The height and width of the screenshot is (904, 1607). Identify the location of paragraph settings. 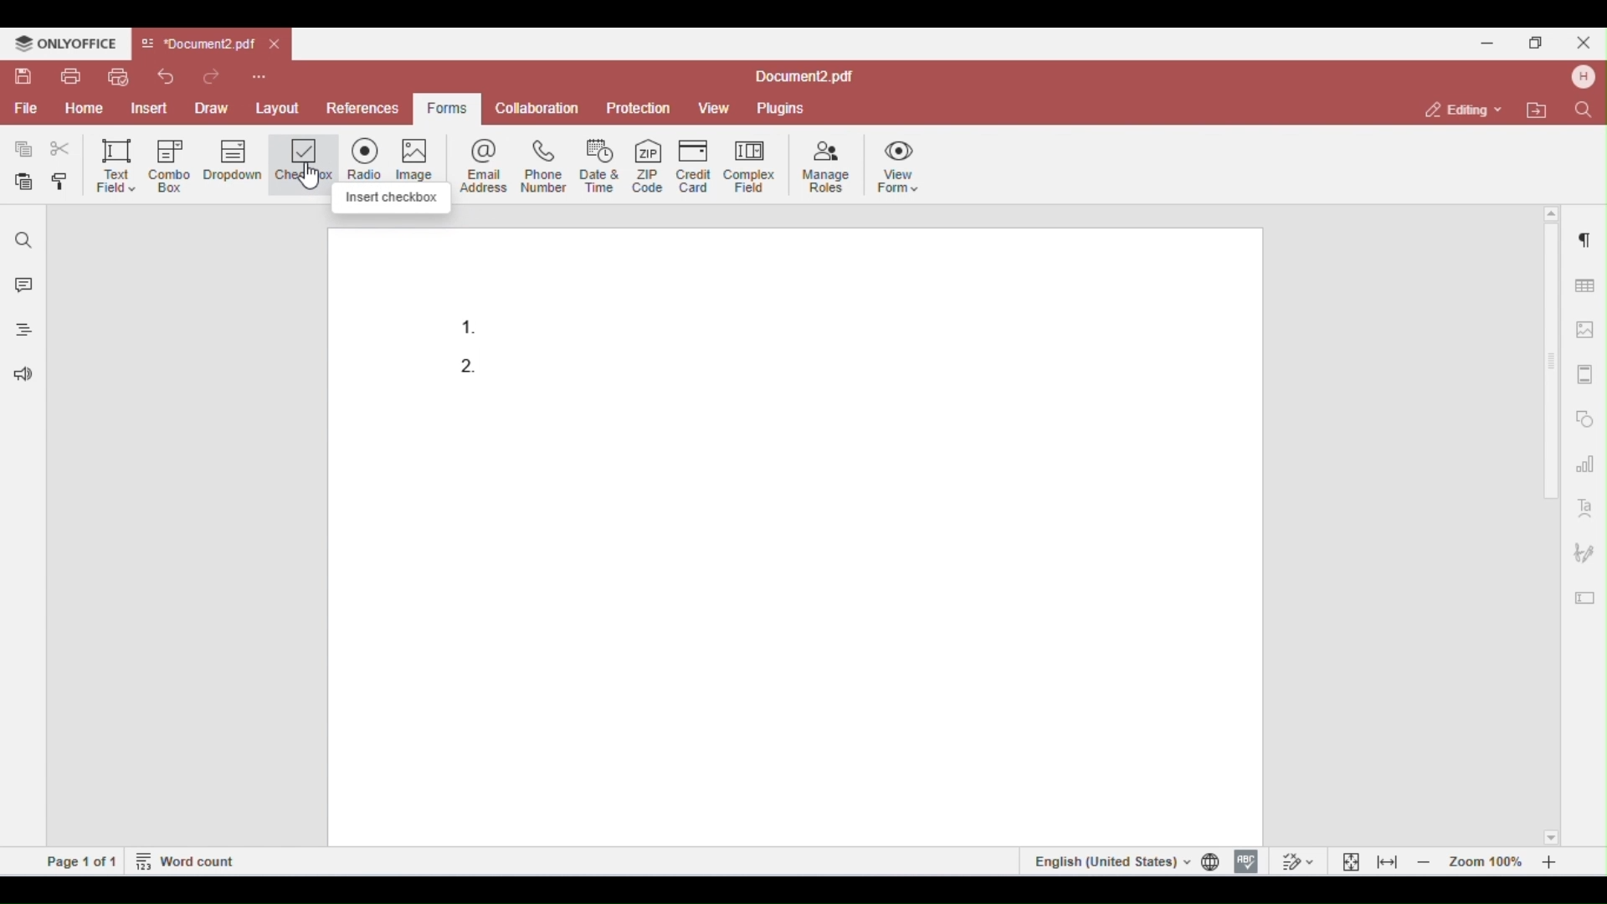
(1581, 236).